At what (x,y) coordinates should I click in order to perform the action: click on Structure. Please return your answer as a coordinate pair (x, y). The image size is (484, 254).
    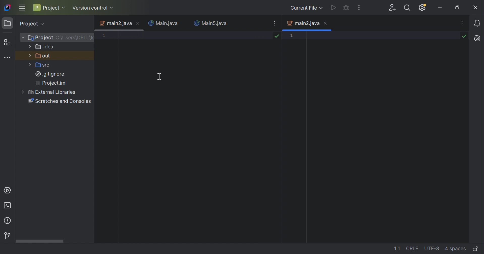
    Looking at the image, I should click on (7, 43).